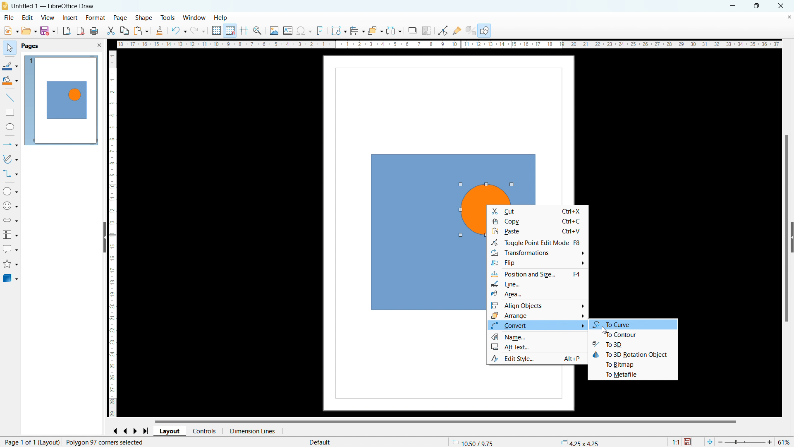 The height and width of the screenshot is (447, 794). Describe the element at coordinates (356, 31) in the screenshot. I see `align objects` at that location.